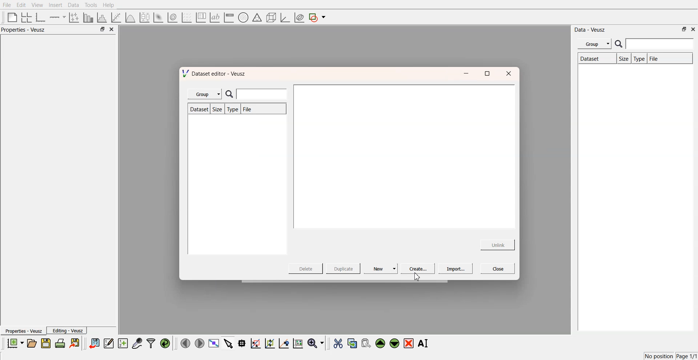  Describe the element at coordinates (150, 343) in the screenshot. I see `filters` at that location.